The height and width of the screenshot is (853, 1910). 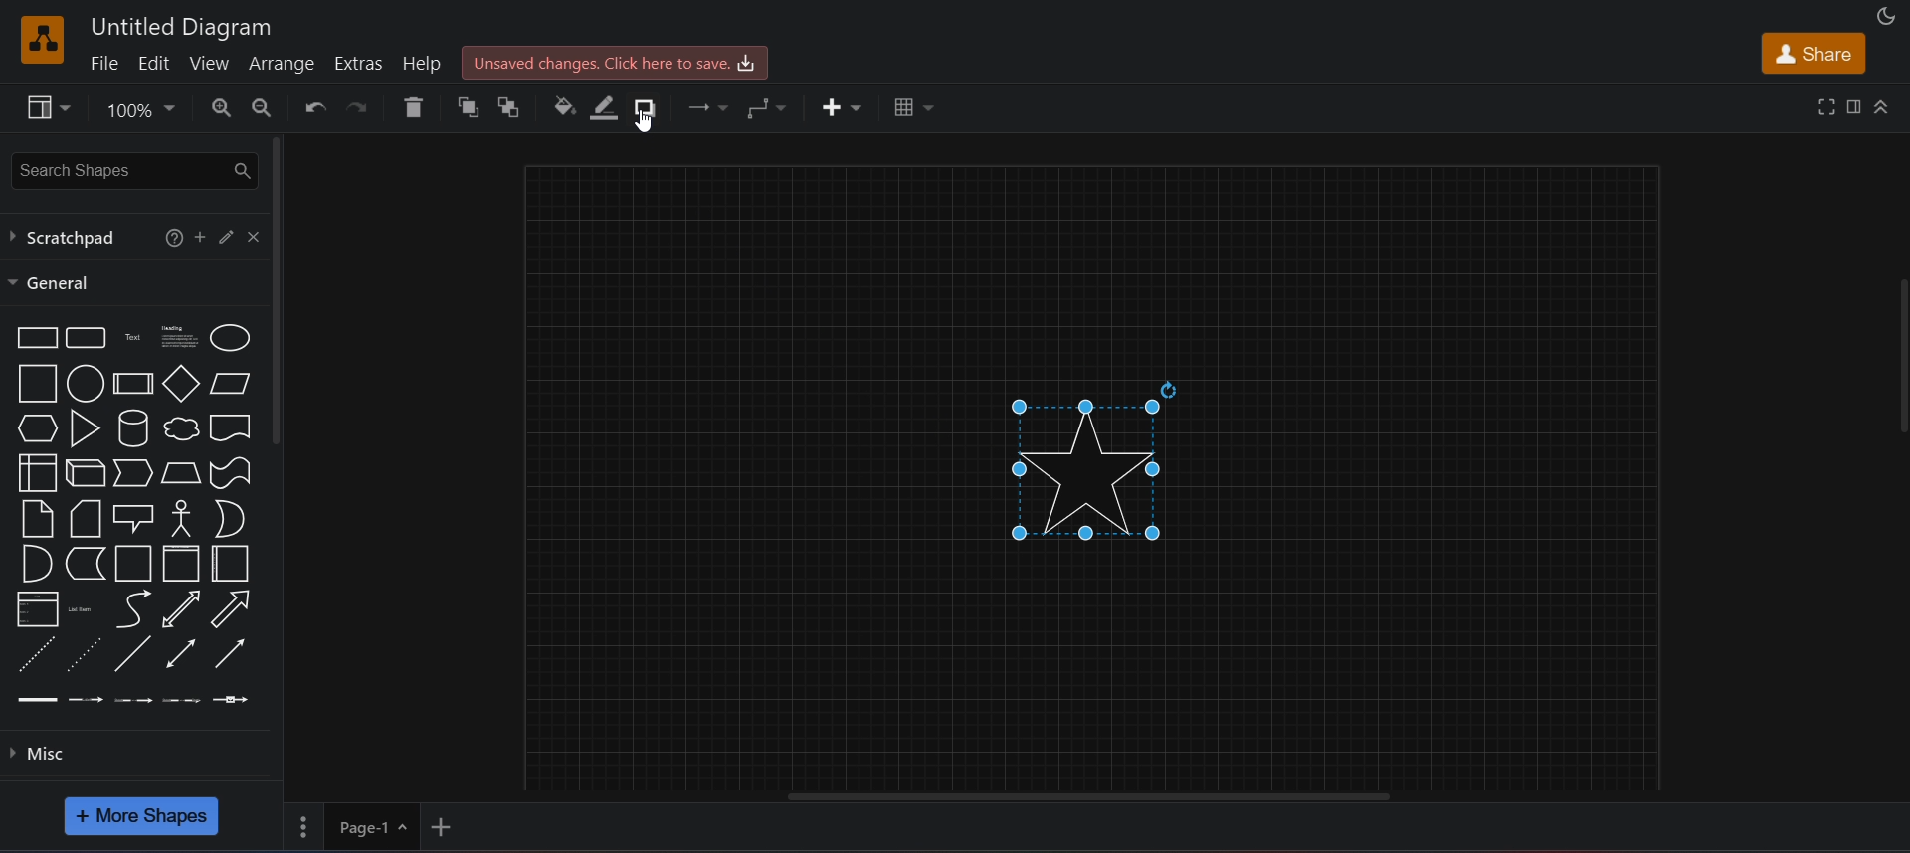 What do you see at coordinates (1886, 106) in the screenshot?
I see `collapse/expand` at bounding box center [1886, 106].